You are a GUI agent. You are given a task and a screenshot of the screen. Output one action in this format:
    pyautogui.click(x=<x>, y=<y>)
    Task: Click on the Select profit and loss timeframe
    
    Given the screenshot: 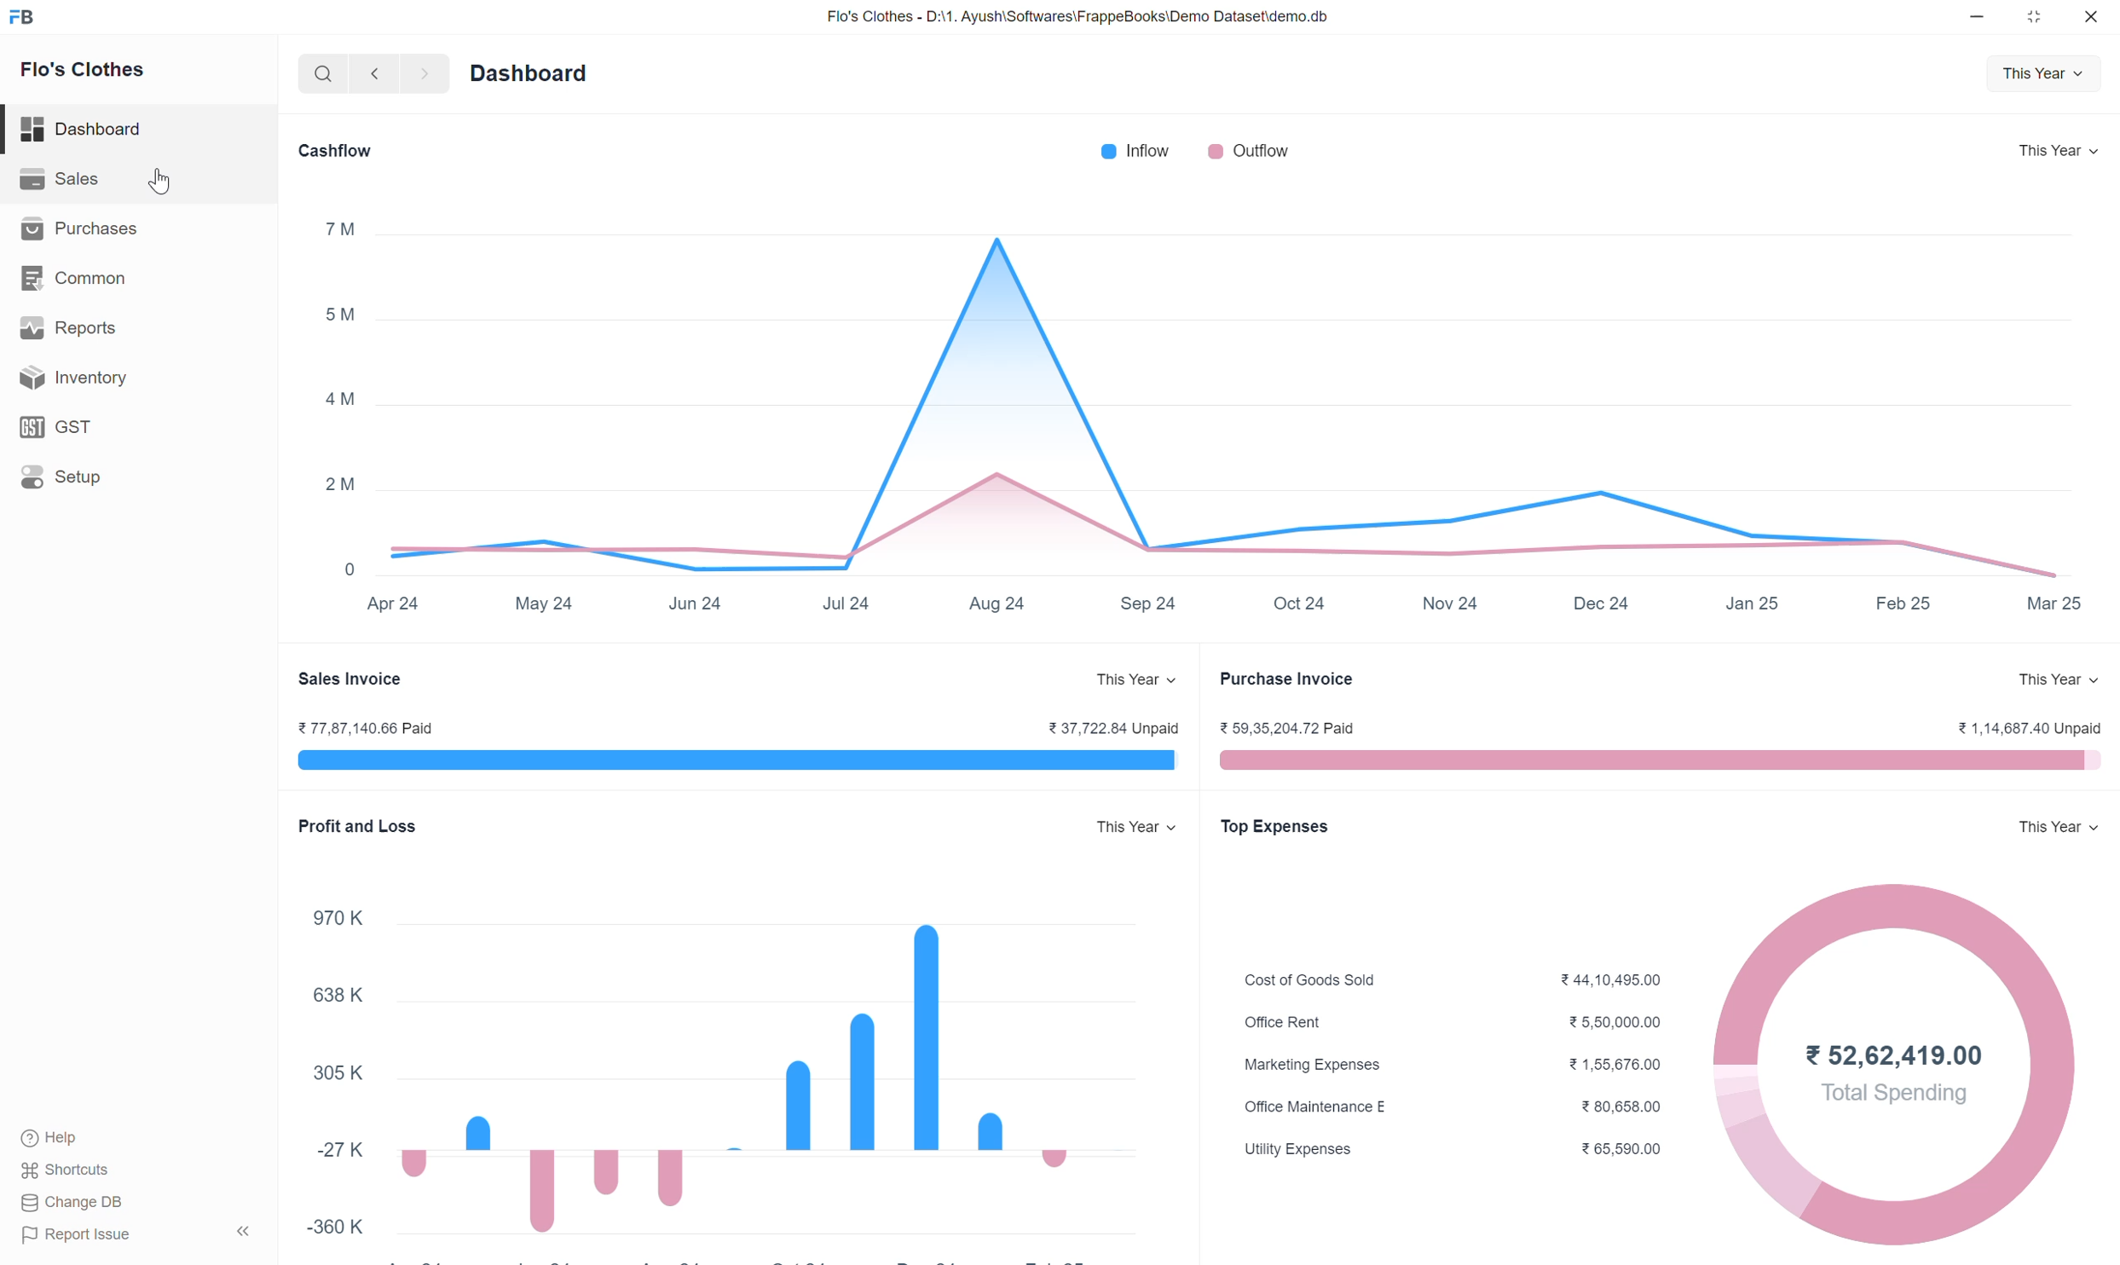 What is the action you would take?
    pyautogui.click(x=1129, y=829)
    